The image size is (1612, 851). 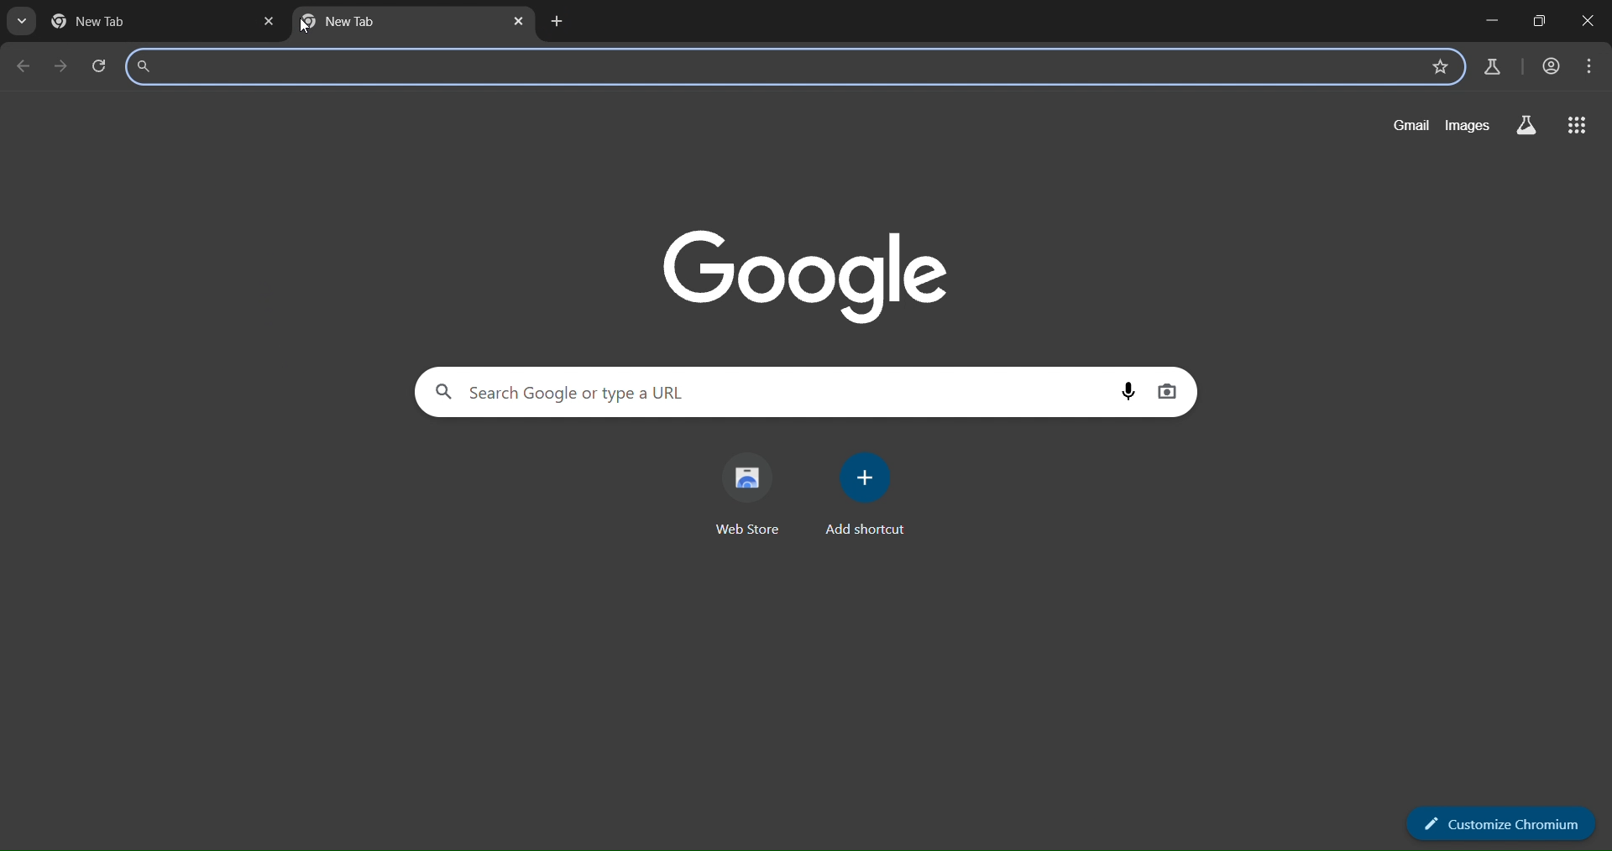 What do you see at coordinates (265, 22) in the screenshot?
I see `close tab` at bounding box center [265, 22].